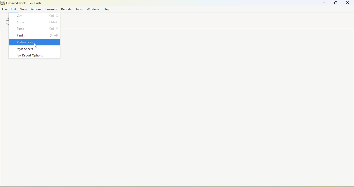 The width and height of the screenshot is (354, 187). What do you see at coordinates (14, 9) in the screenshot?
I see `Edit` at bounding box center [14, 9].